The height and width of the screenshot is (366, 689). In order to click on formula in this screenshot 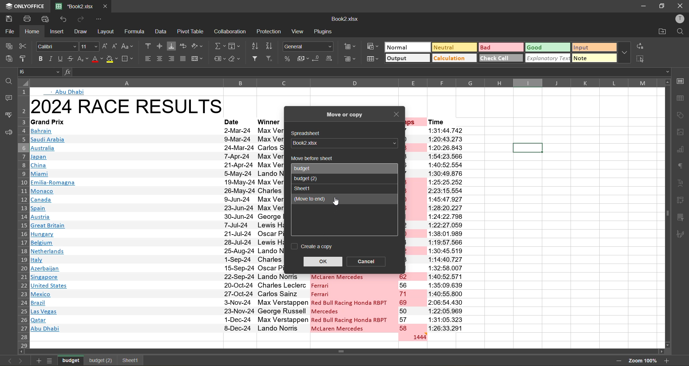, I will do `click(135, 31)`.